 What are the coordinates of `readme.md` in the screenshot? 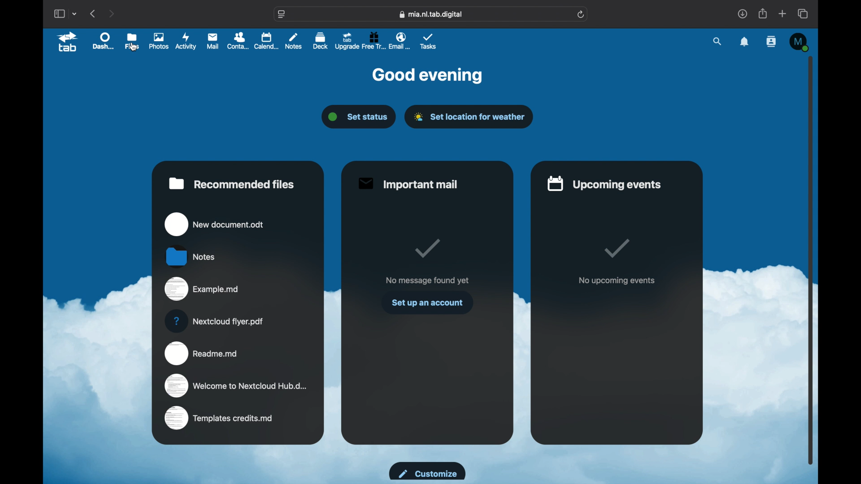 It's located at (202, 353).